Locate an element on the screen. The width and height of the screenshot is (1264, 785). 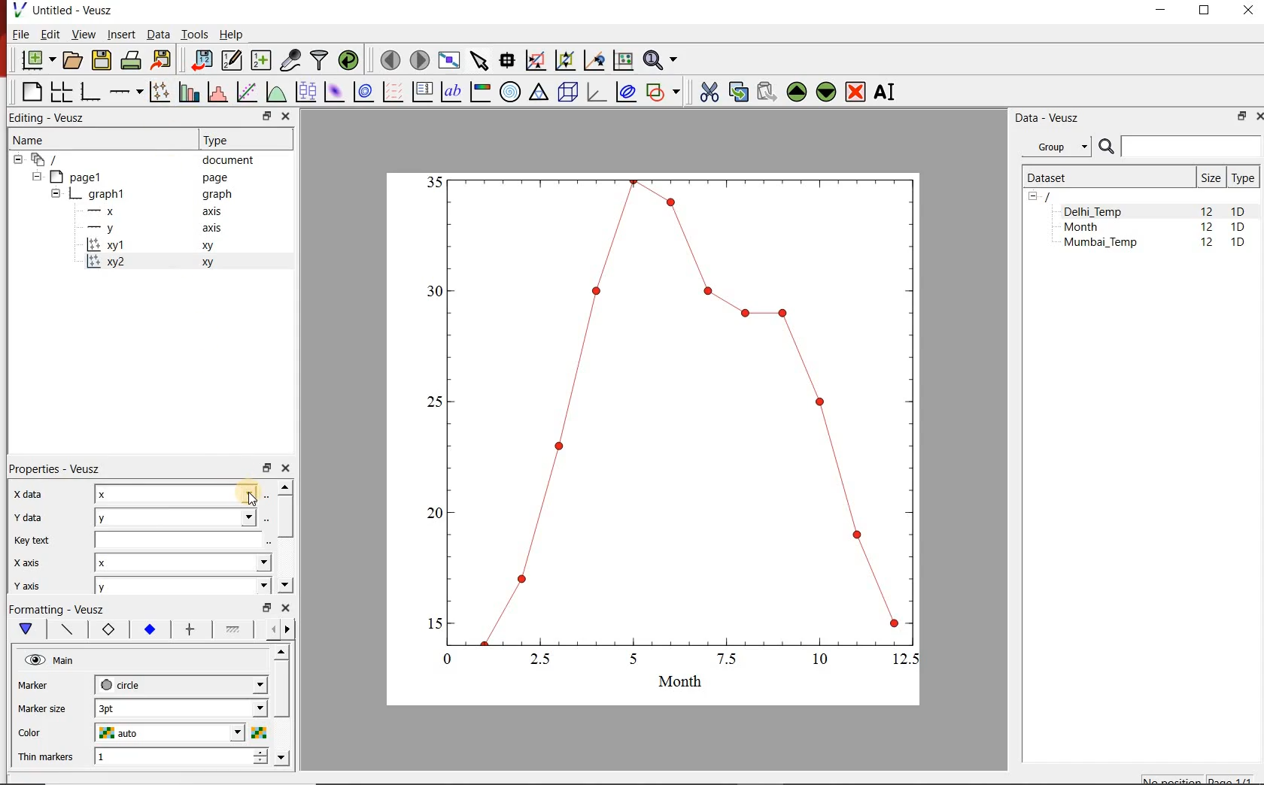
Tools is located at coordinates (196, 35).